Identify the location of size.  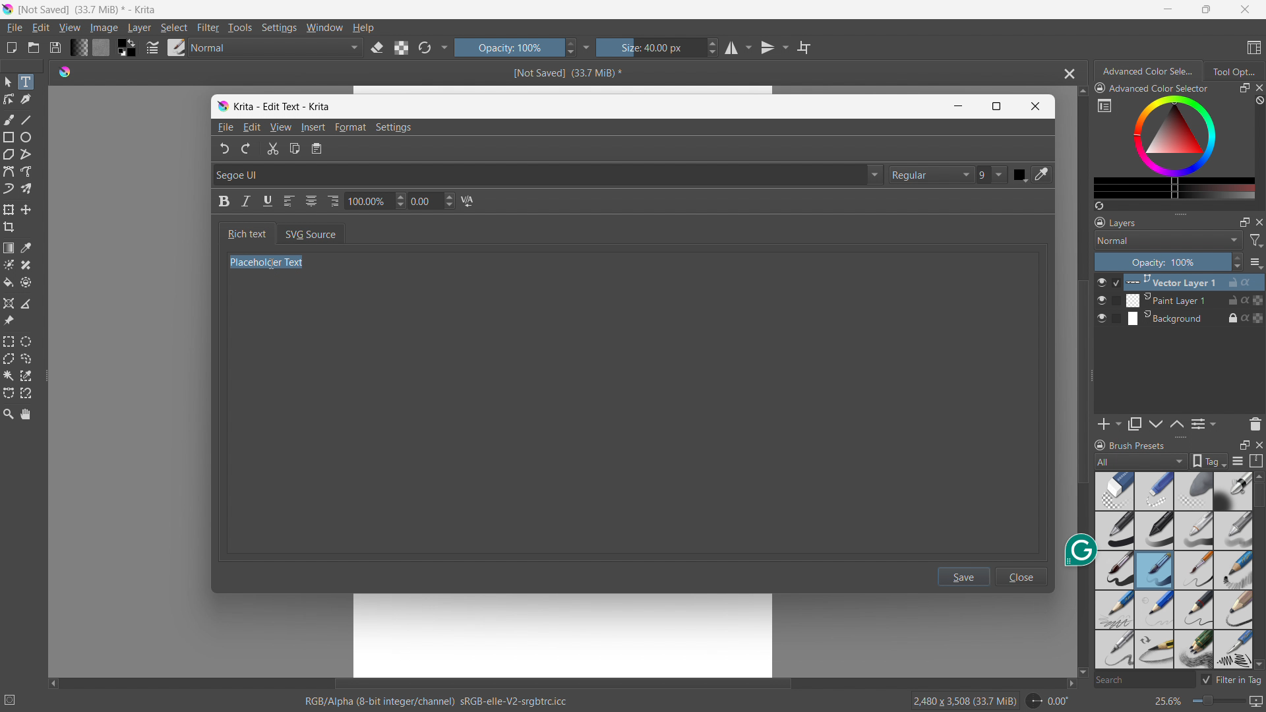
(657, 47).